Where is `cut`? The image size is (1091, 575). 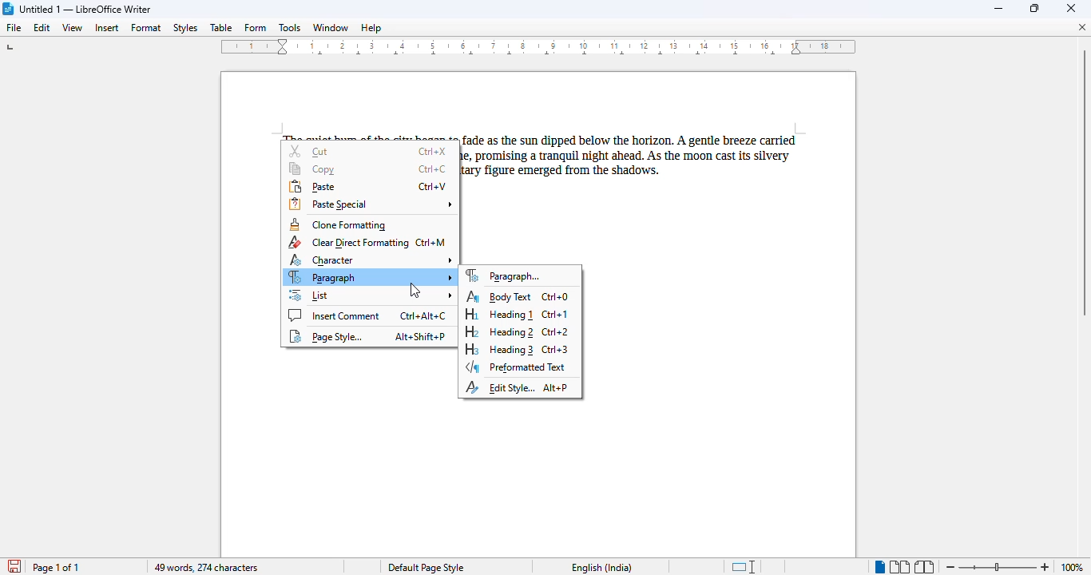 cut is located at coordinates (369, 152).